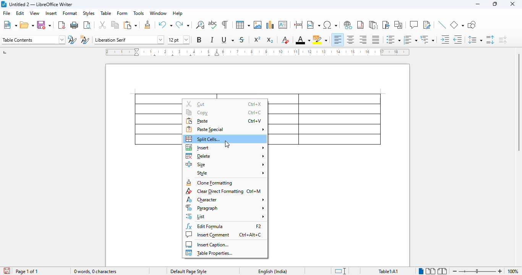 The height and width of the screenshot is (275, 522). I want to click on edit, so click(20, 13).